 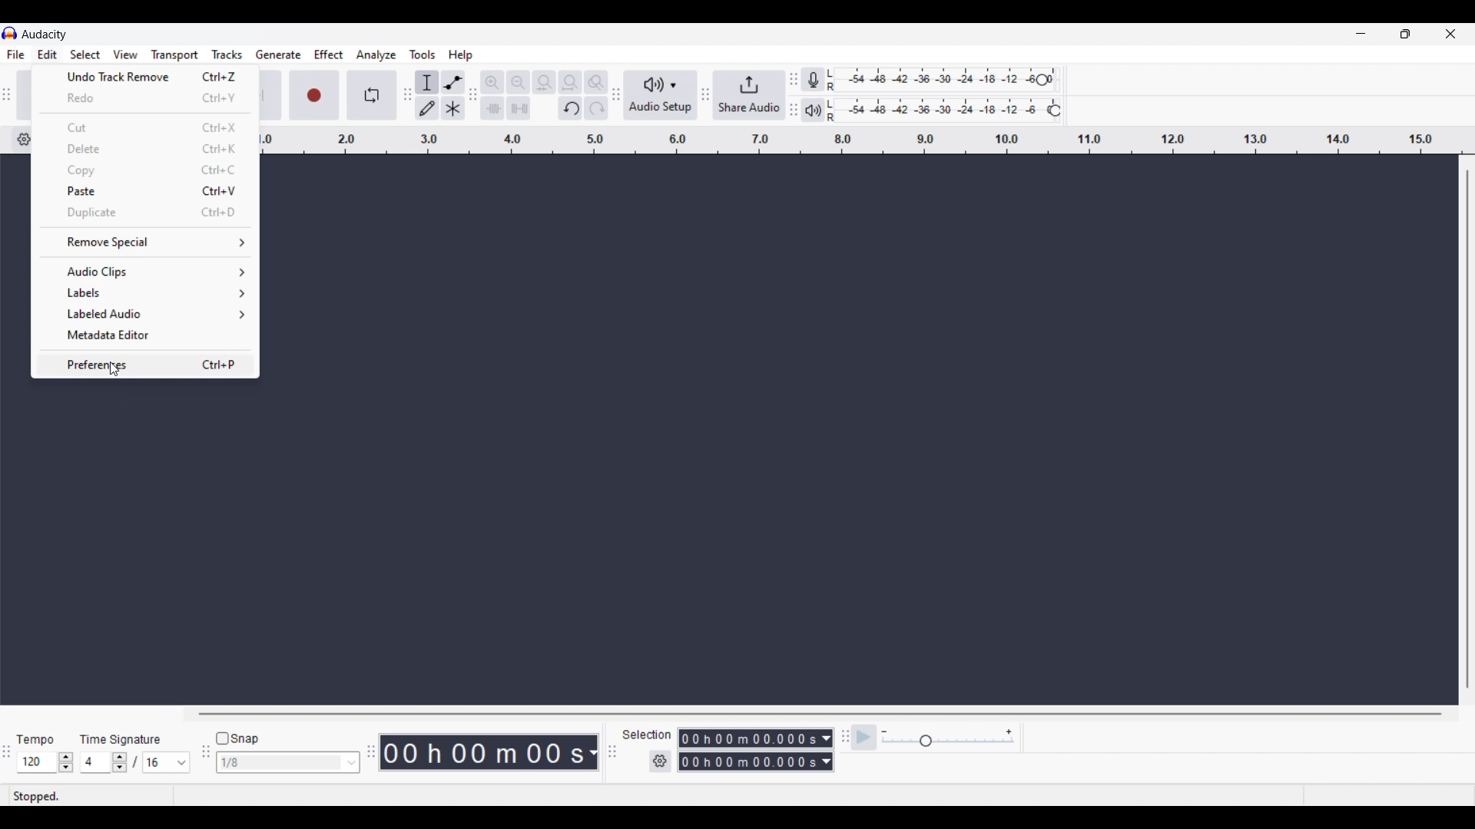 What do you see at coordinates (1042, 79) in the screenshot?
I see `Change recording level` at bounding box center [1042, 79].